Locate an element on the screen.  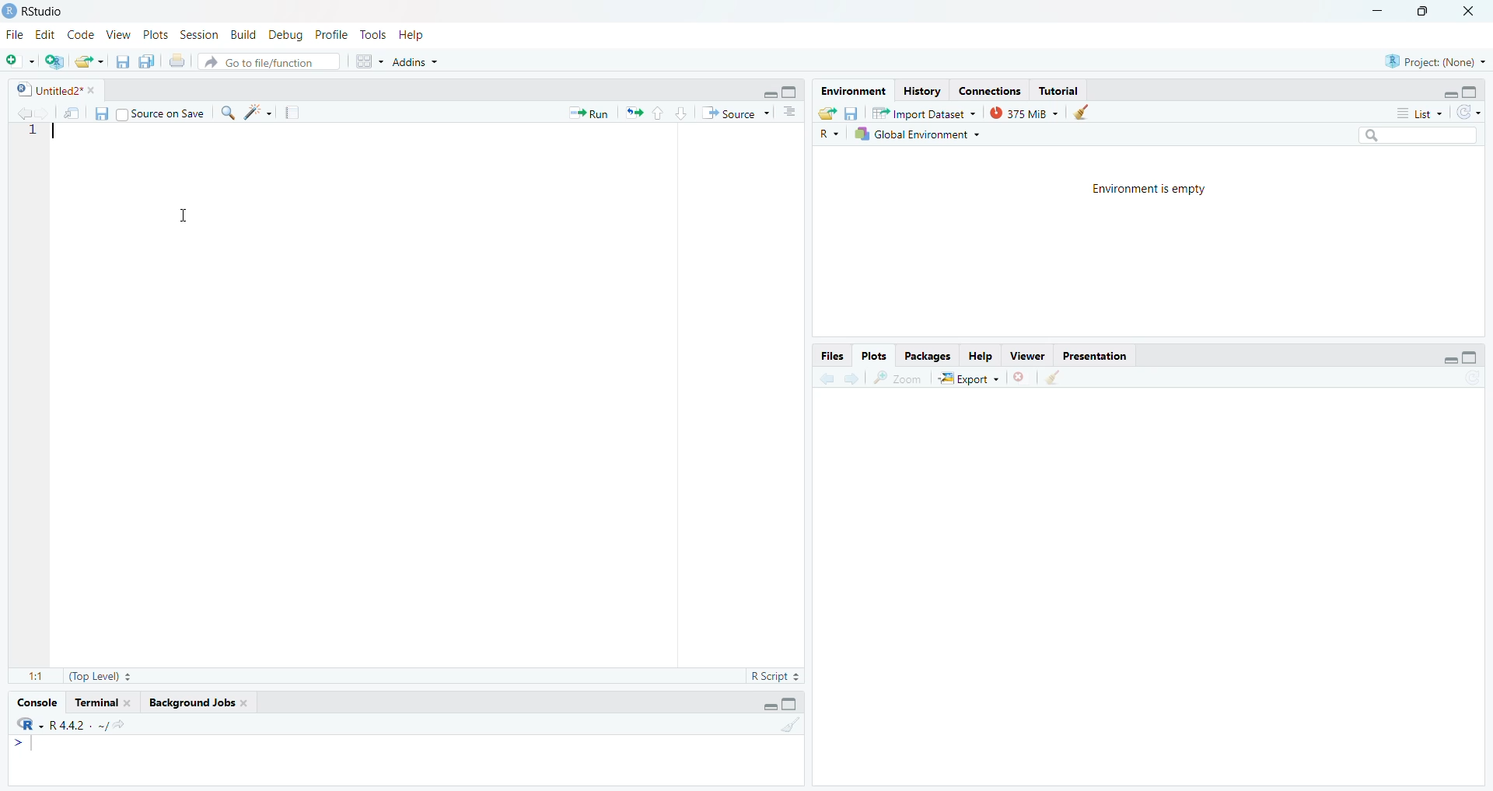
compile reports is located at coordinates (295, 115).